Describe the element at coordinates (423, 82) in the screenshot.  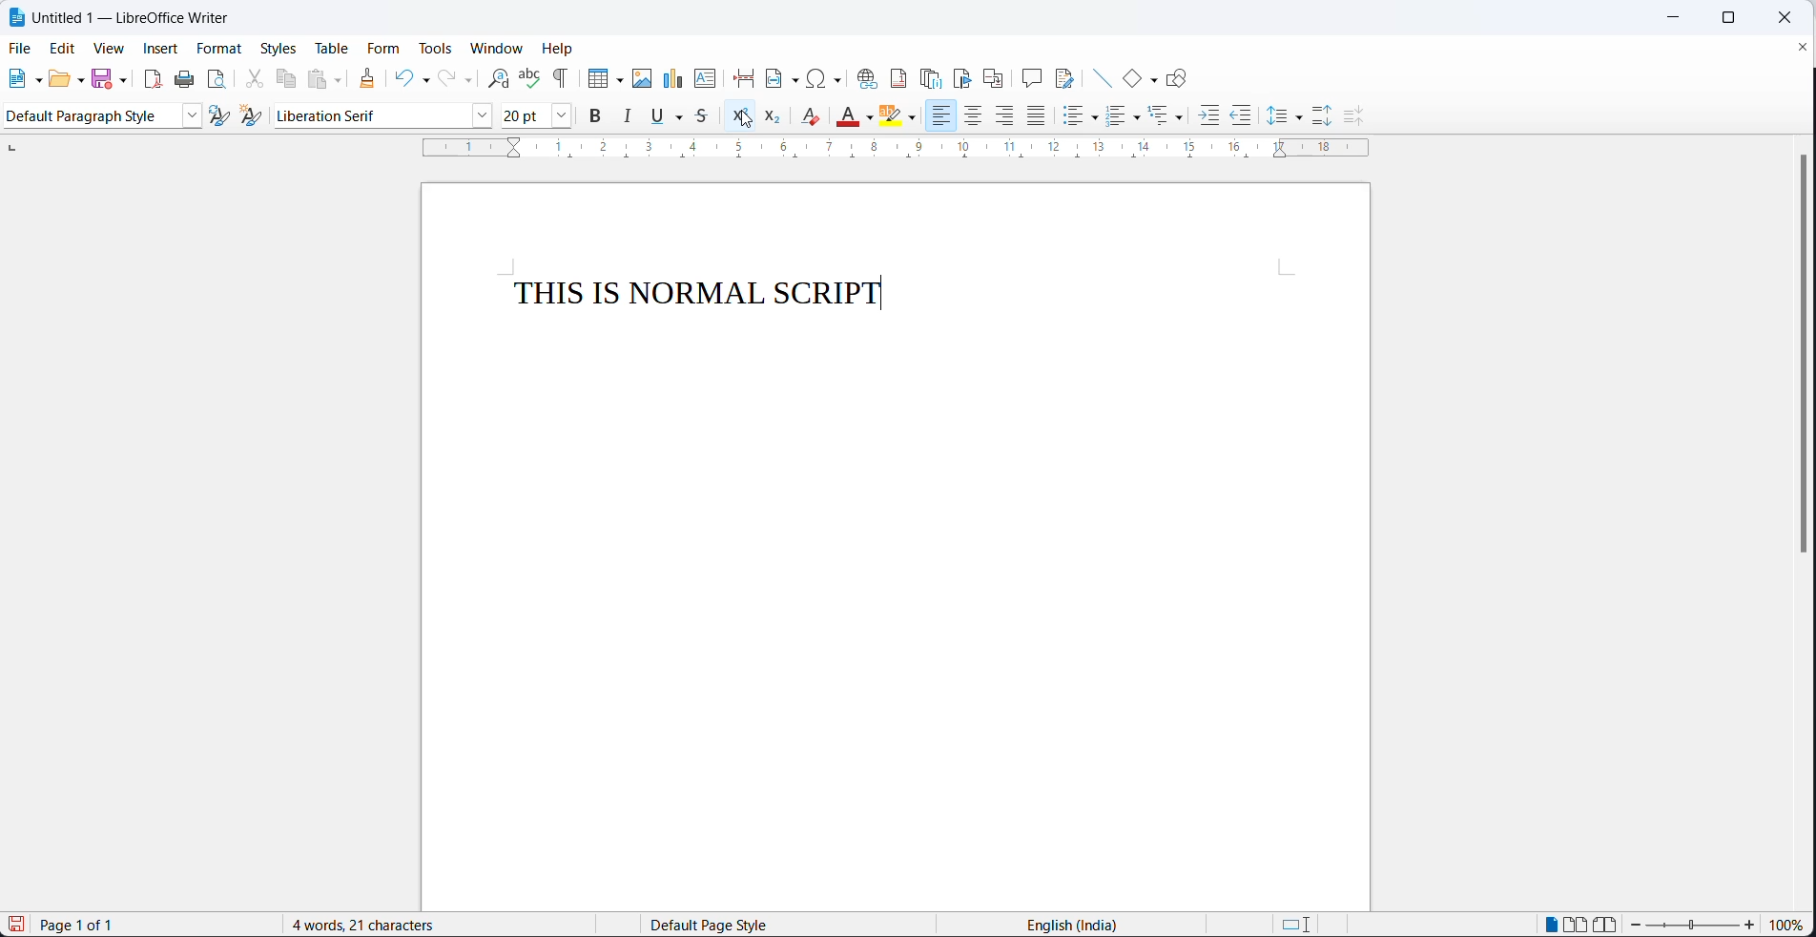
I see `undo options` at that location.